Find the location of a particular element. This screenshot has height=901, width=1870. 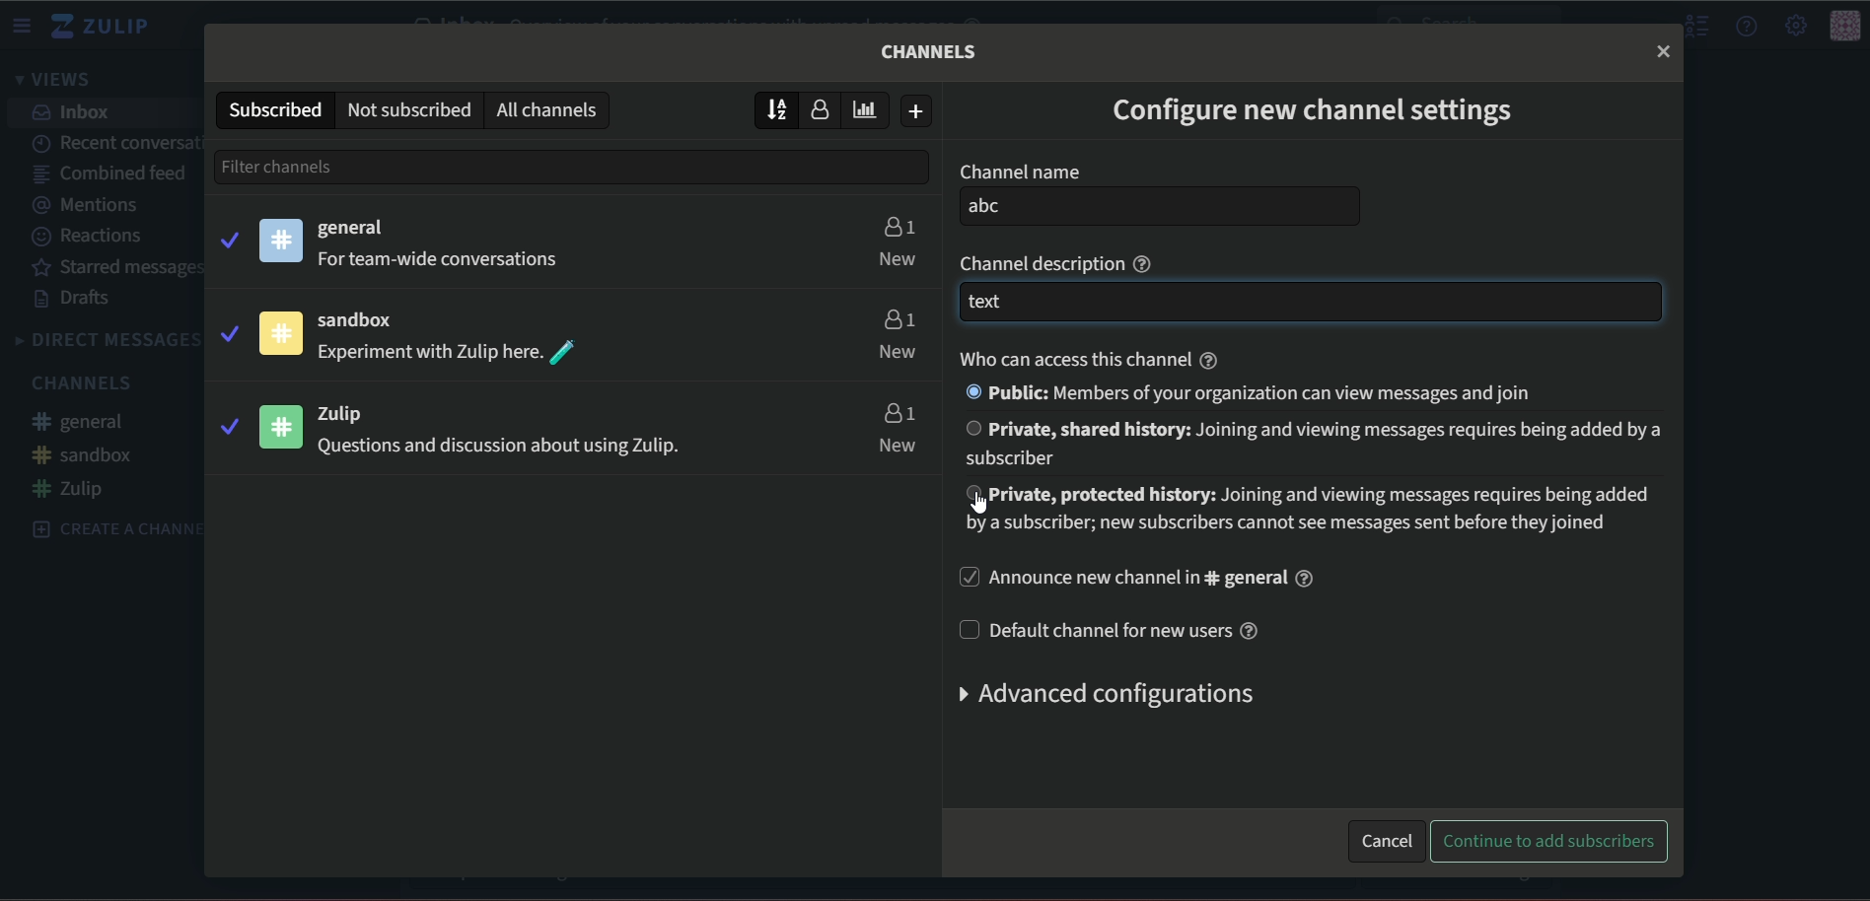

new is located at coordinates (899, 446).